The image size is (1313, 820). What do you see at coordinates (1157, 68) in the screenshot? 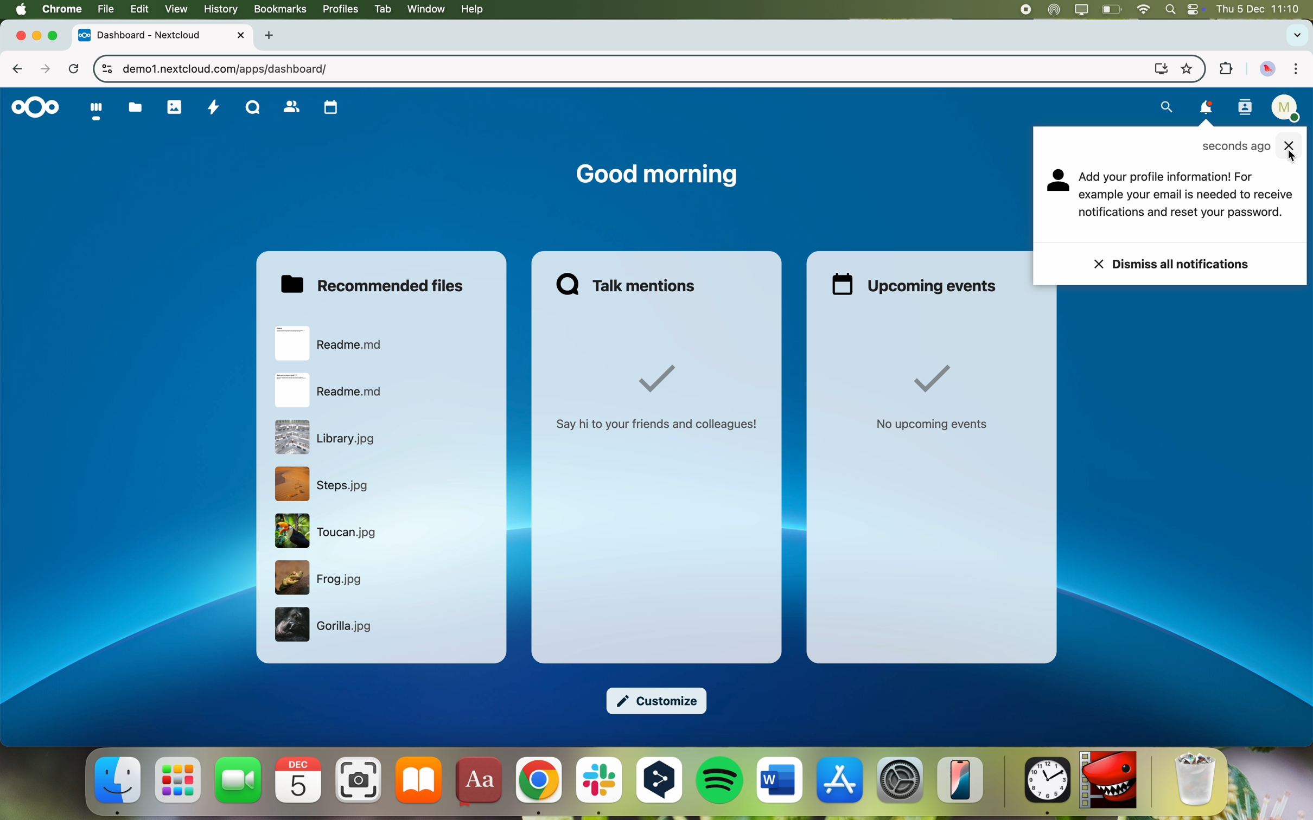
I see `screen` at bounding box center [1157, 68].